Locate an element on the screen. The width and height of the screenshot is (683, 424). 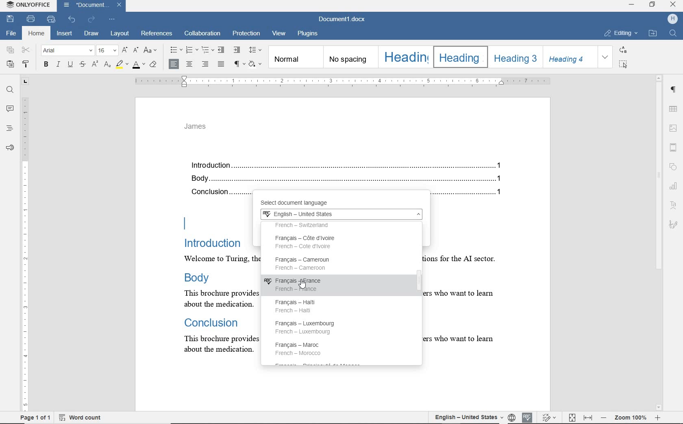
insert image is located at coordinates (674, 128).